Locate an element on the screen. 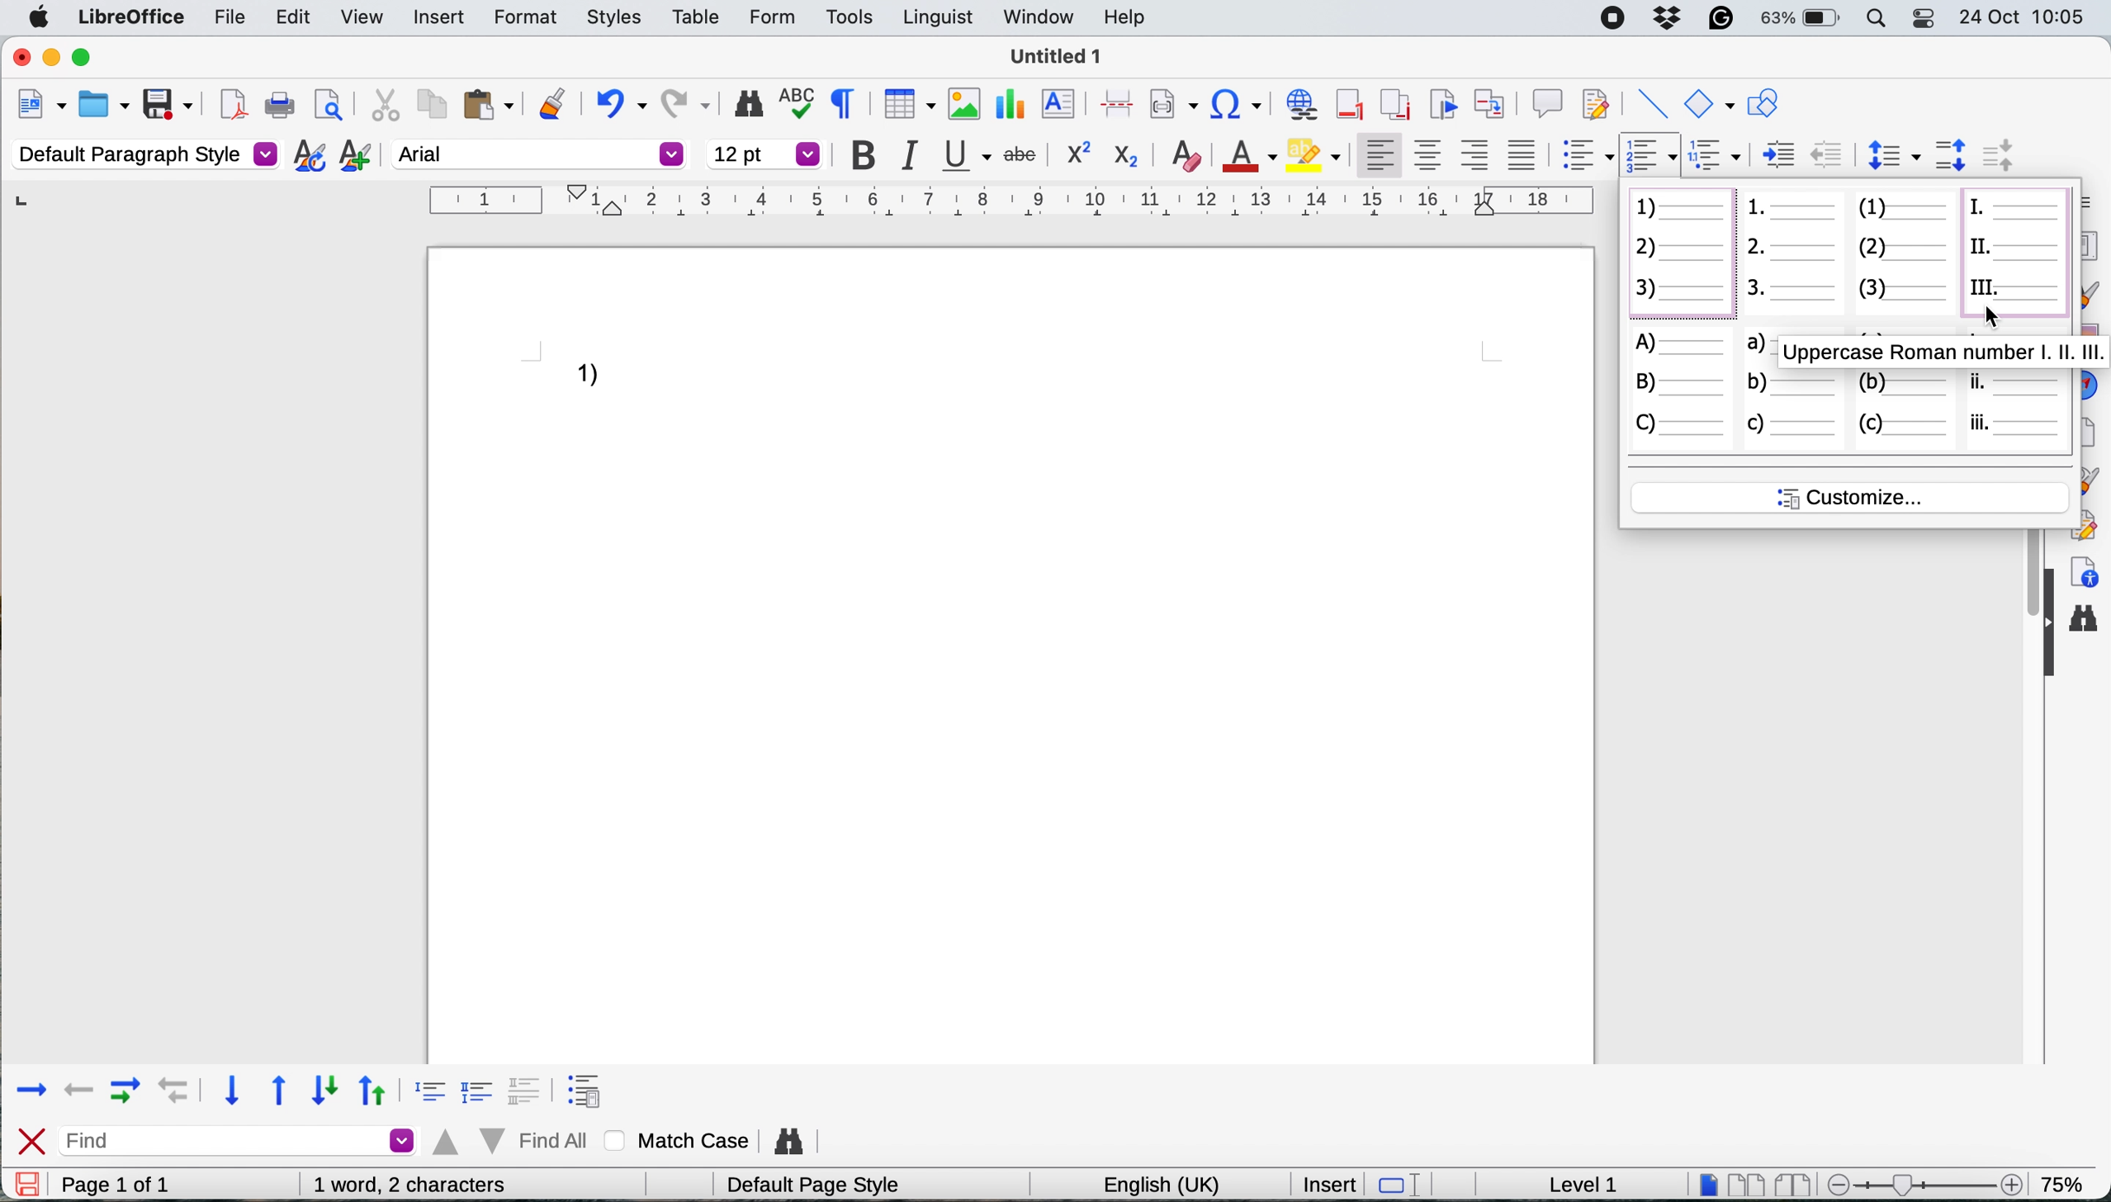 This screenshot has width=2111, height=1202. help is located at coordinates (1126, 18).